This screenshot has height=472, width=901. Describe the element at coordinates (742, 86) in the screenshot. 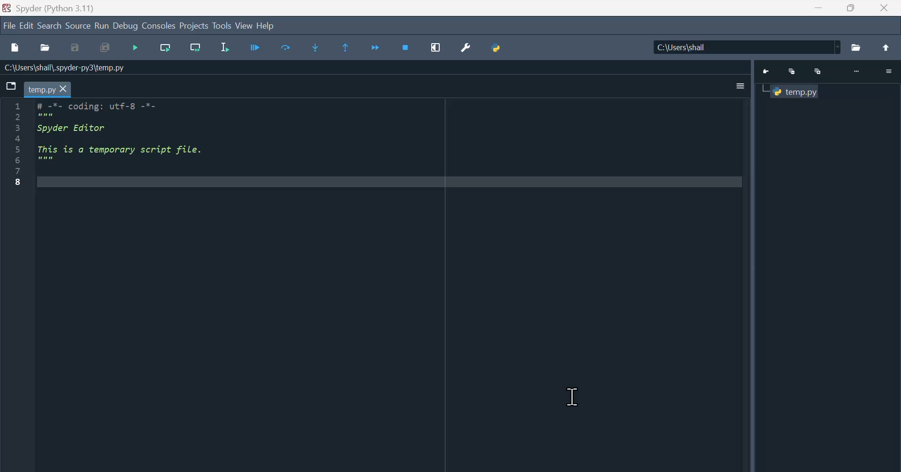

I see `More options` at that location.